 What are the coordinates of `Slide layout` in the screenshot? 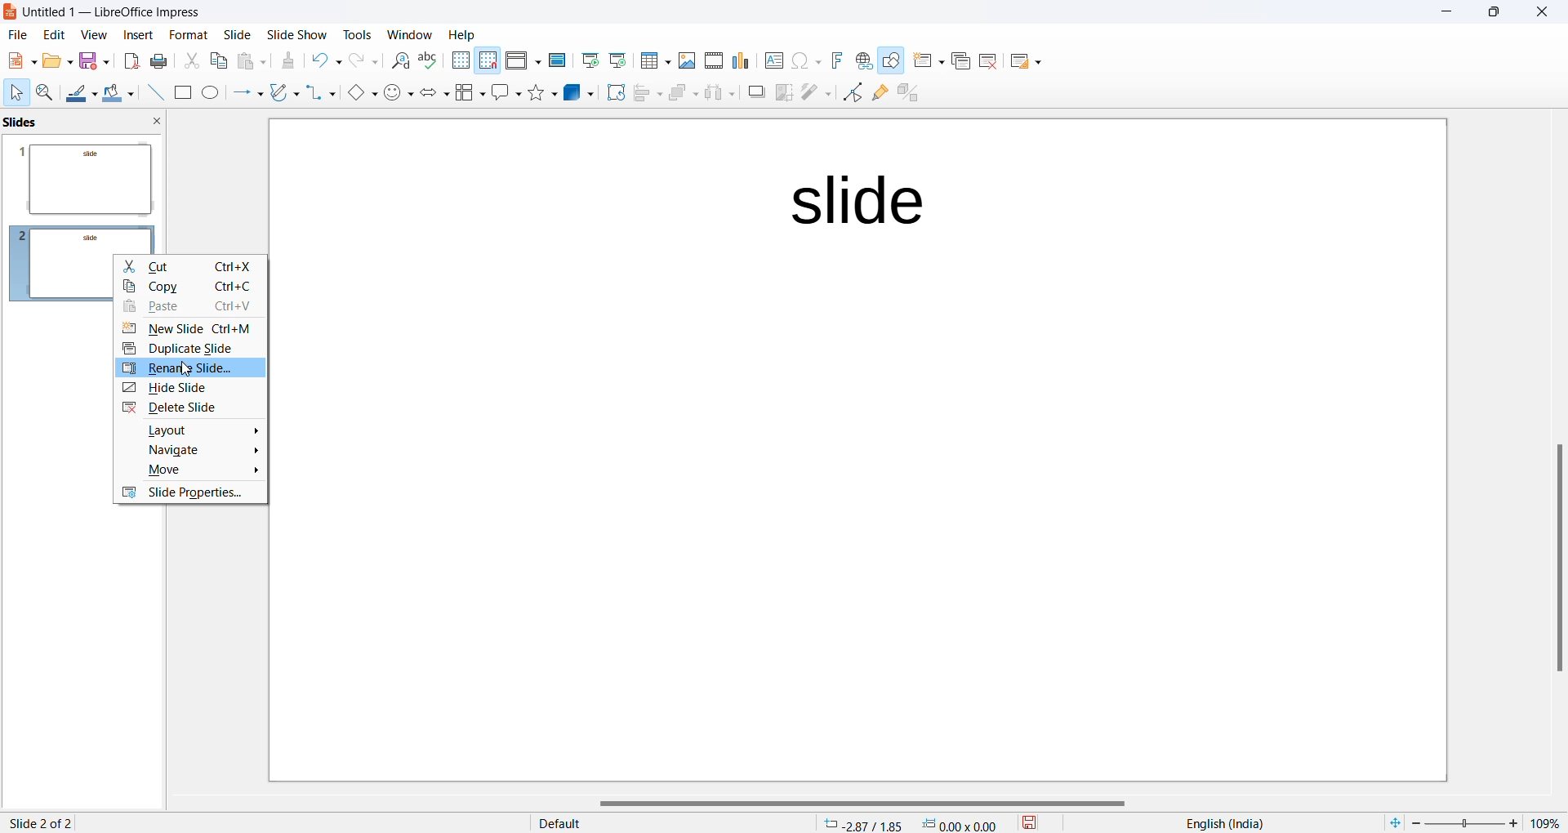 It's located at (1031, 60).